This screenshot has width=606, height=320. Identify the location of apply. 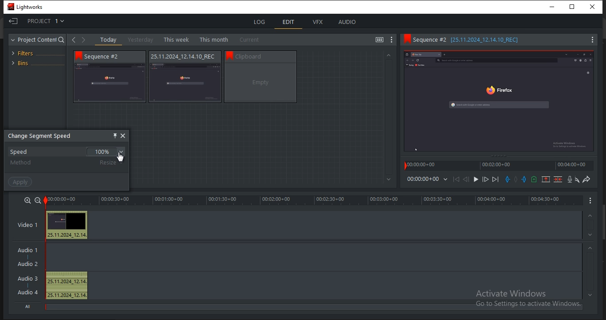
(21, 181).